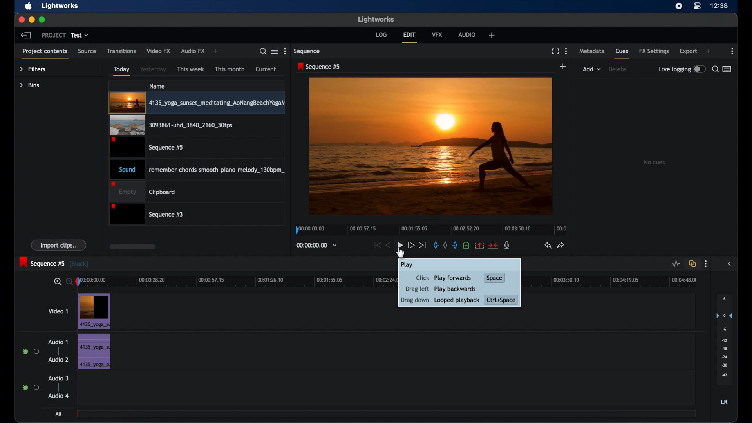 This screenshot has height=423, width=752. What do you see at coordinates (61, 6) in the screenshot?
I see `lightworks` at bounding box center [61, 6].